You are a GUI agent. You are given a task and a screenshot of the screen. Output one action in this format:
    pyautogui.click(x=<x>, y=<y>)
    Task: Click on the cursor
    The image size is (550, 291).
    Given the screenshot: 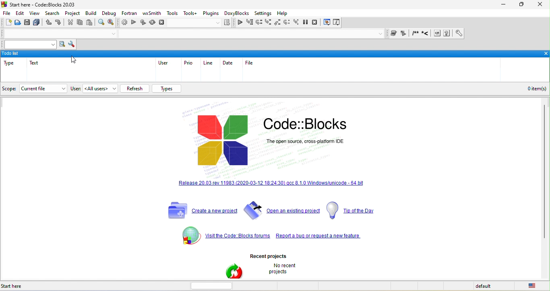 What is the action you would take?
    pyautogui.click(x=75, y=60)
    